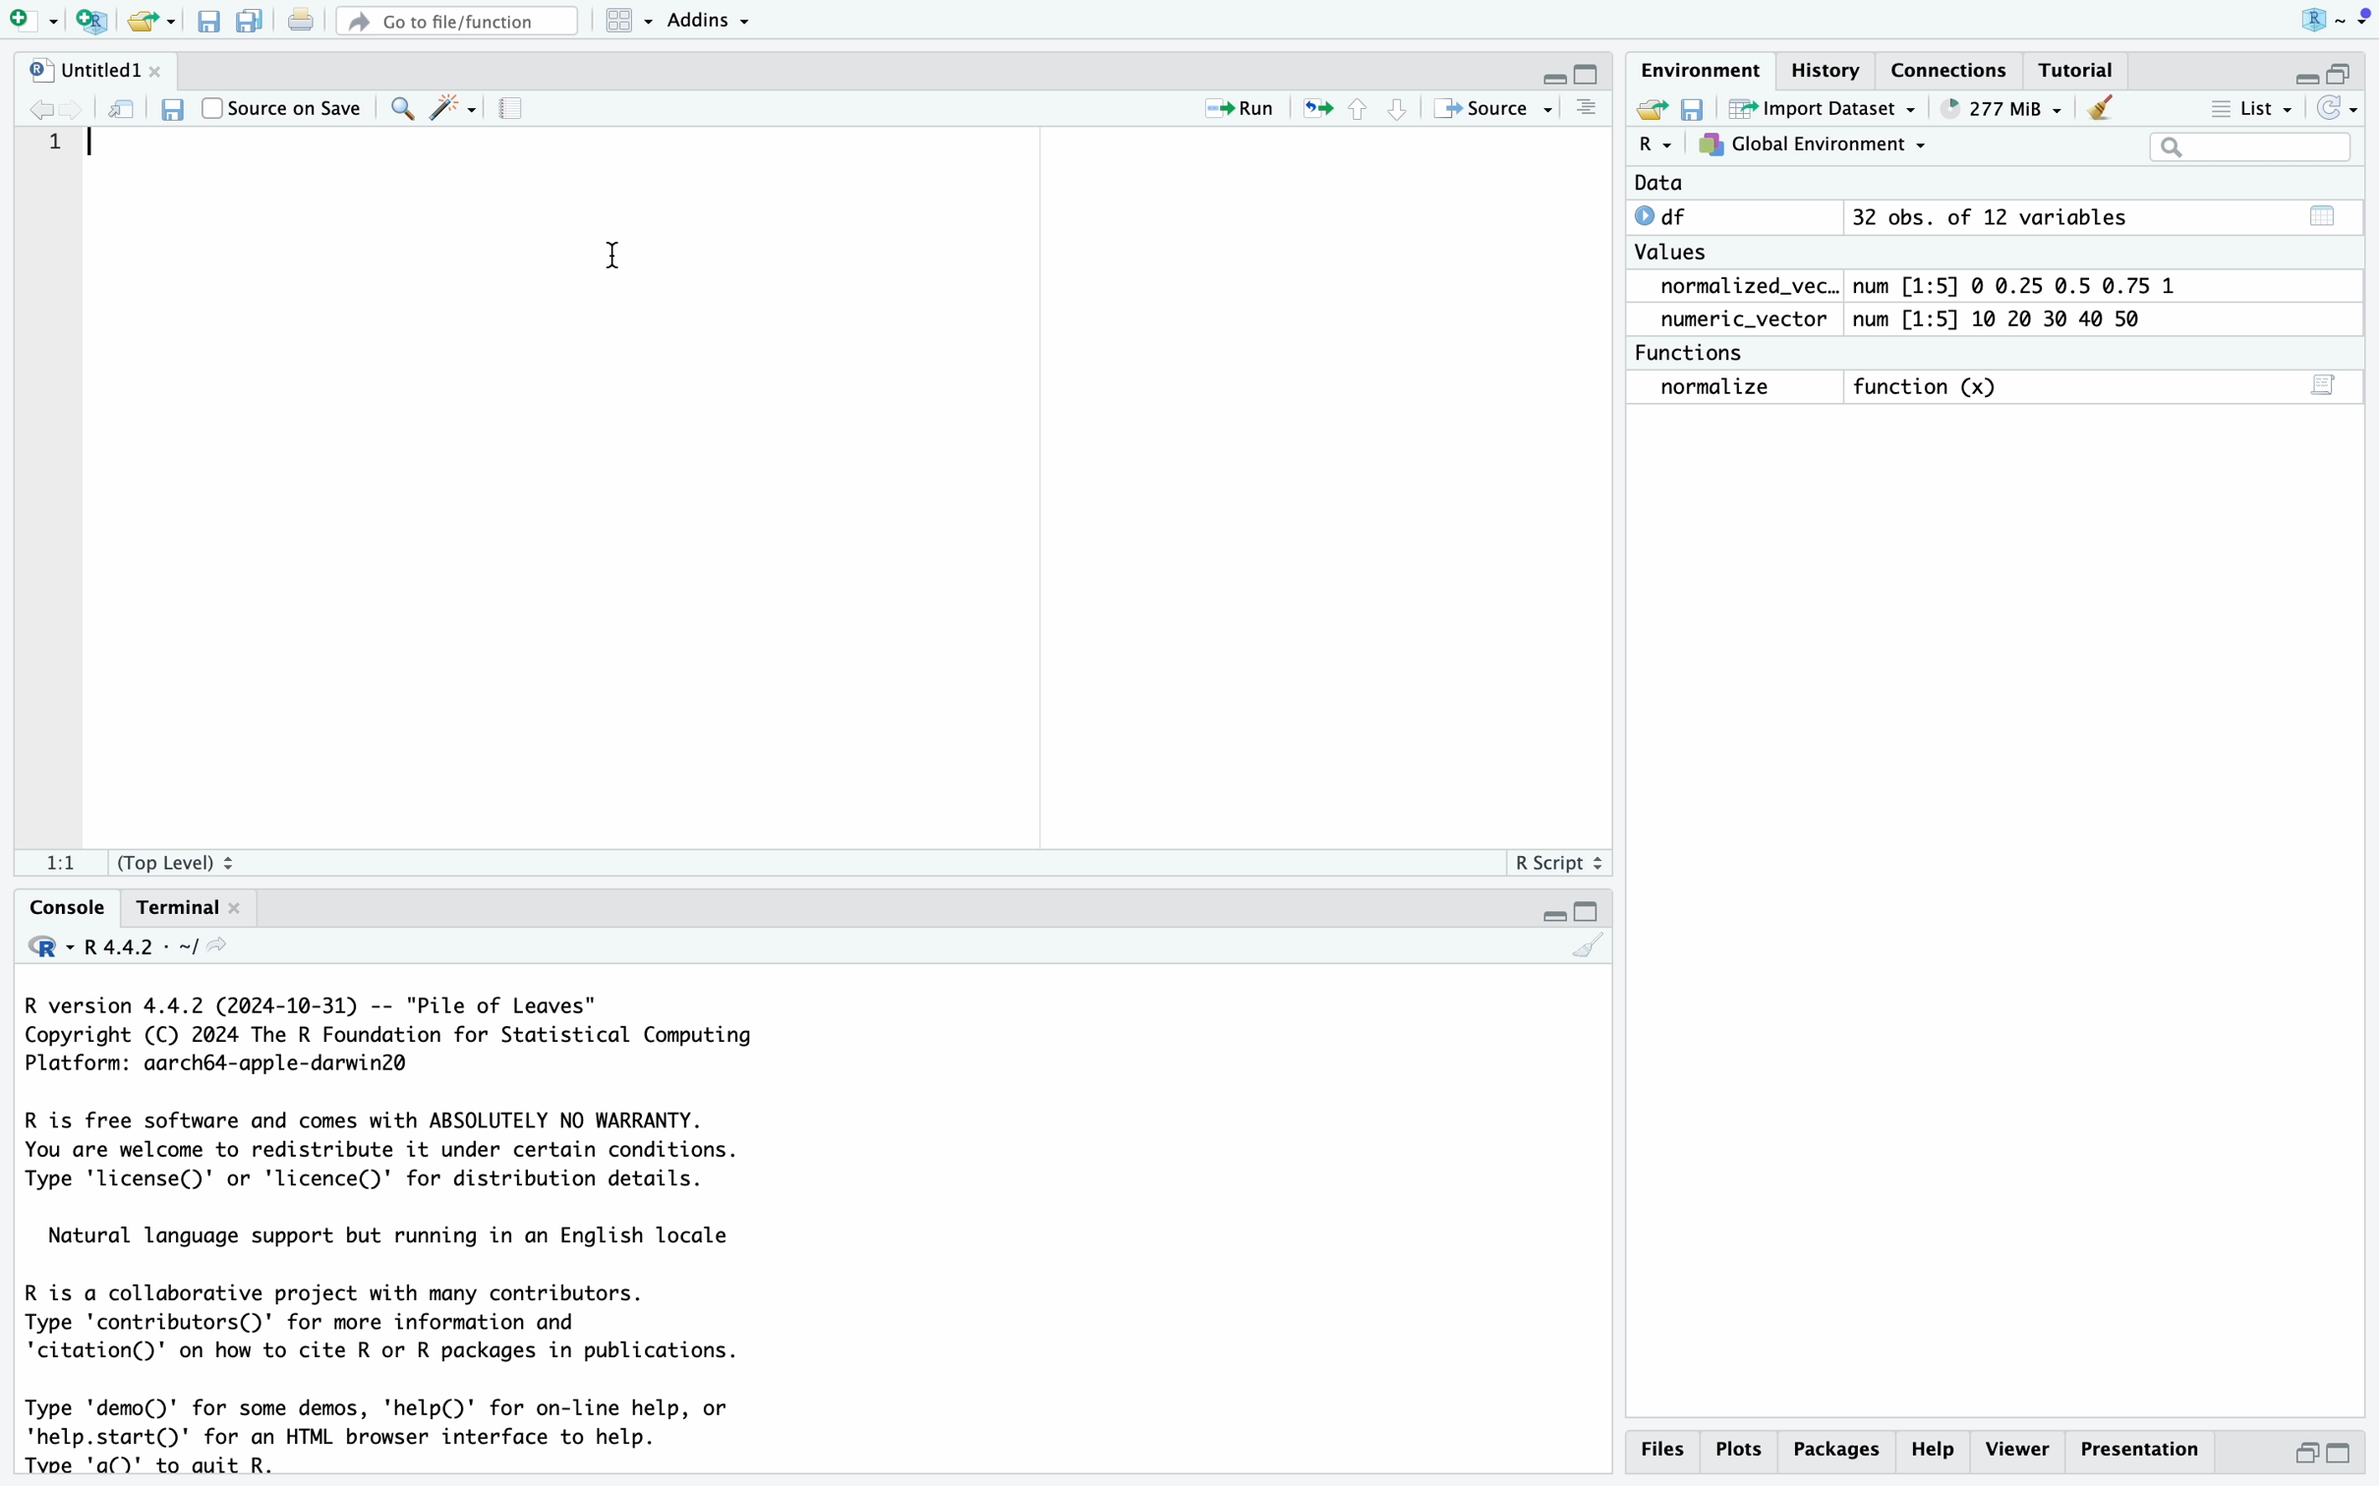 The height and width of the screenshot is (1486, 2379). What do you see at coordinates (2341, 1453) in the screenshot?
I see `maximise` at bounding box center [2341, 1453].